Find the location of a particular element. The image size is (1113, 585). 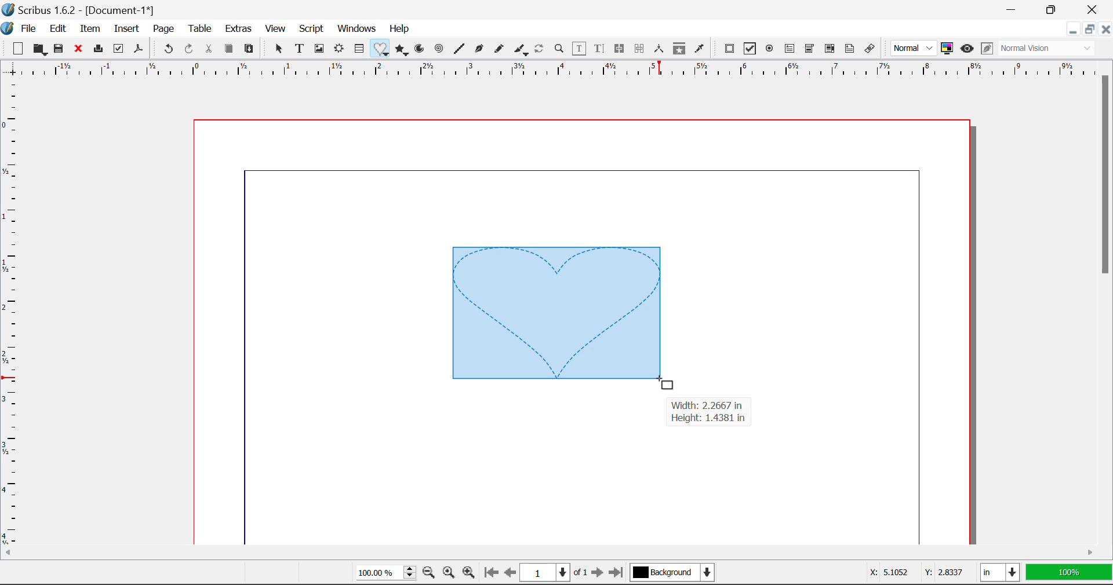

Text Frames is located at coordinates (300, 49).